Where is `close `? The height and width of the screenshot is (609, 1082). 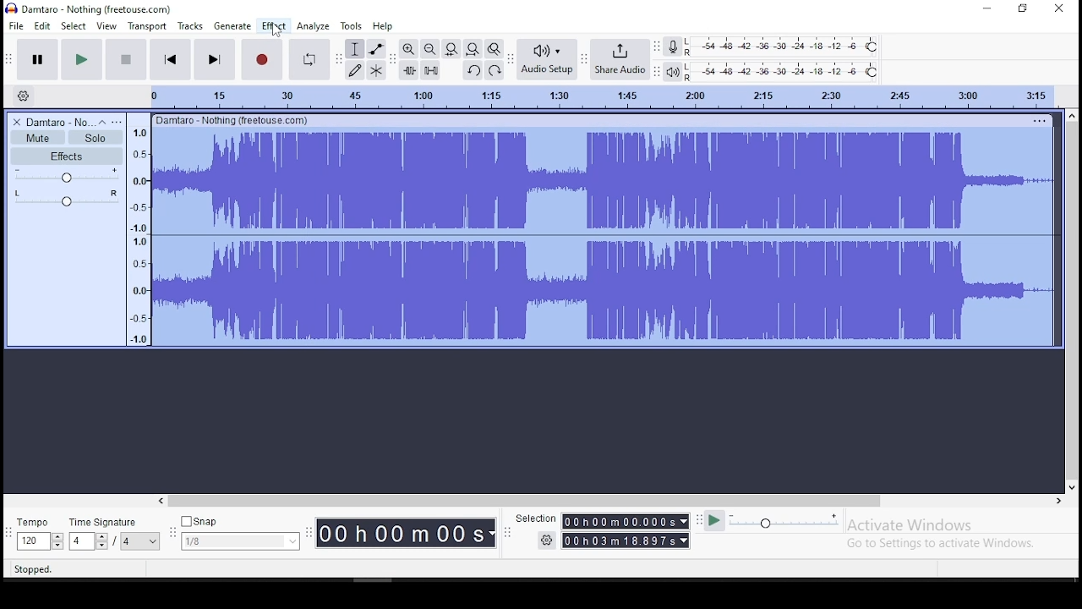
close  is located at coordinates (1057, 8).